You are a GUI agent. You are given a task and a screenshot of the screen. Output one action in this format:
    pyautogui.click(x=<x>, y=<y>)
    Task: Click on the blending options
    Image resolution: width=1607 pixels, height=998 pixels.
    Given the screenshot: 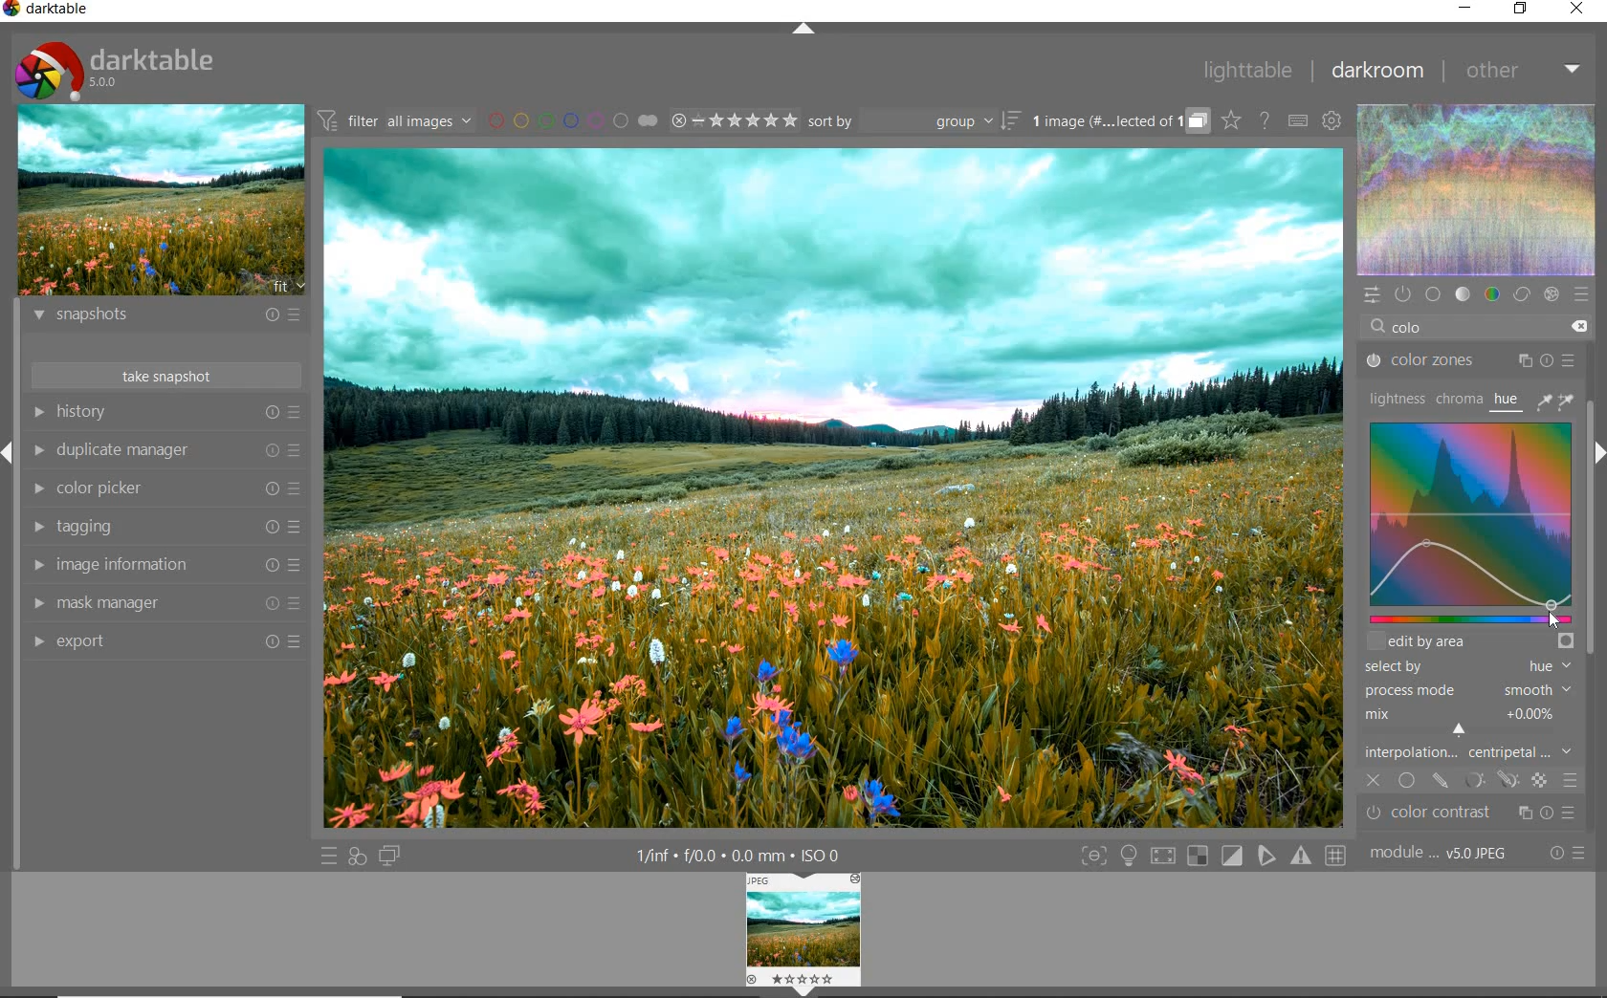 What is the action you would take?
    pyautogui.click(x=1570, y=778)
    